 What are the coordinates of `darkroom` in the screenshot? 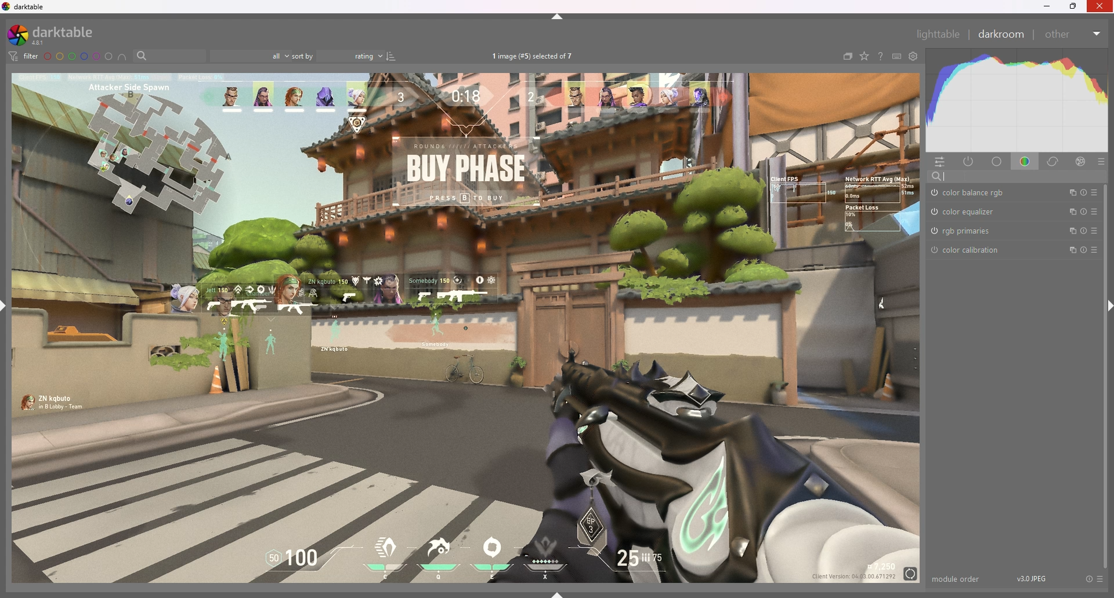 It's located at (1000, 34).